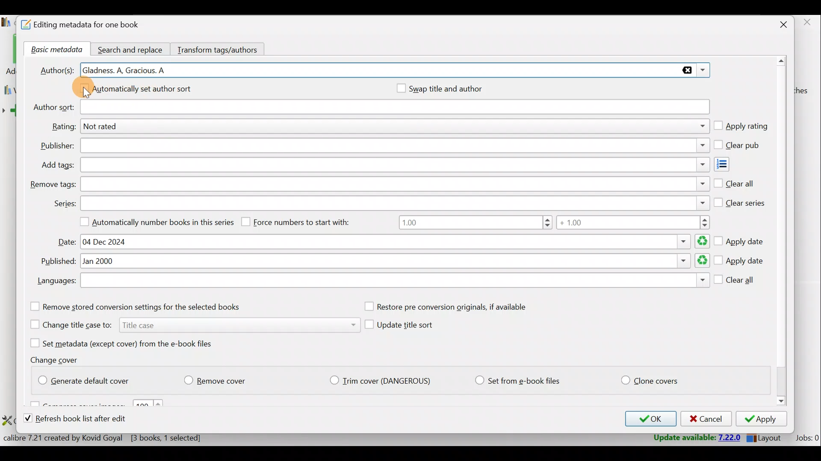 This screenshot has width=821, height=461. What do you see at coordinates (517, 381) in the screenshot?
I see `Set from e-book files` at bounding box center [517, 381].